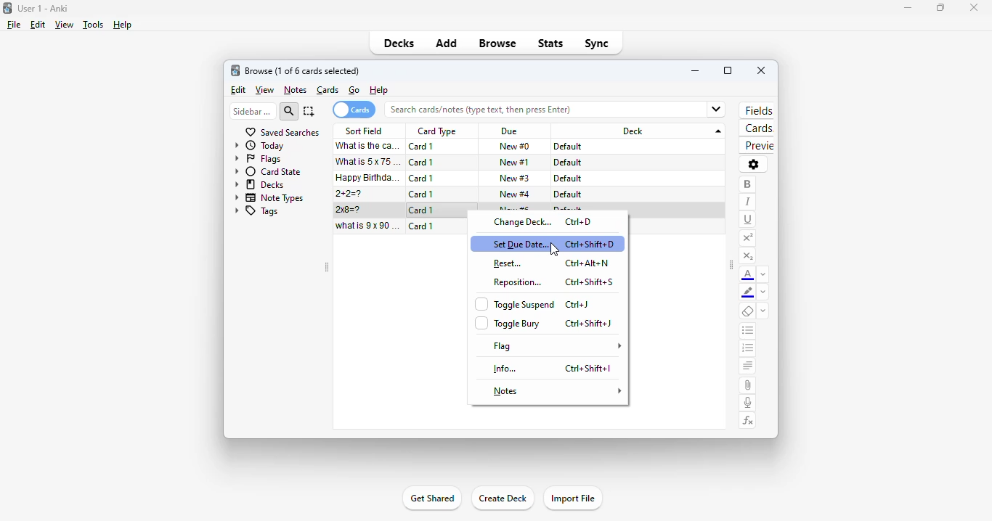 The height and width of the screenshot is (521, 992). What do you see at coordinates (748, 293) in the screenshot?
I see `text highlighting color` at bounding box center [748, 293].